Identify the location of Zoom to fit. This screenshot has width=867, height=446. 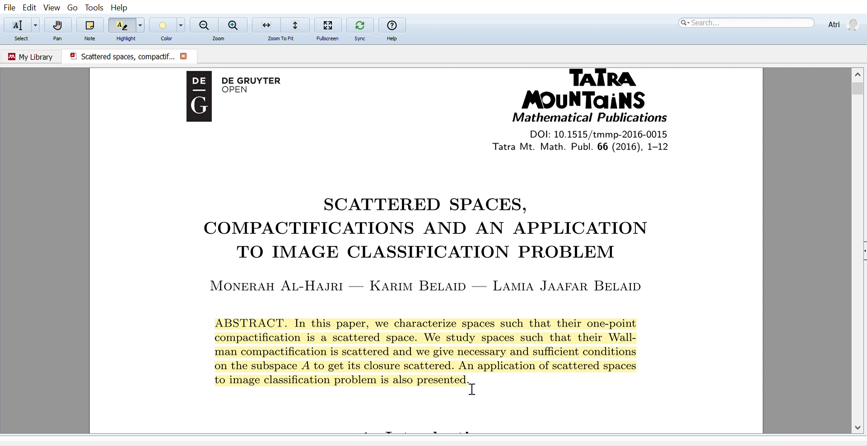
(280, 24).